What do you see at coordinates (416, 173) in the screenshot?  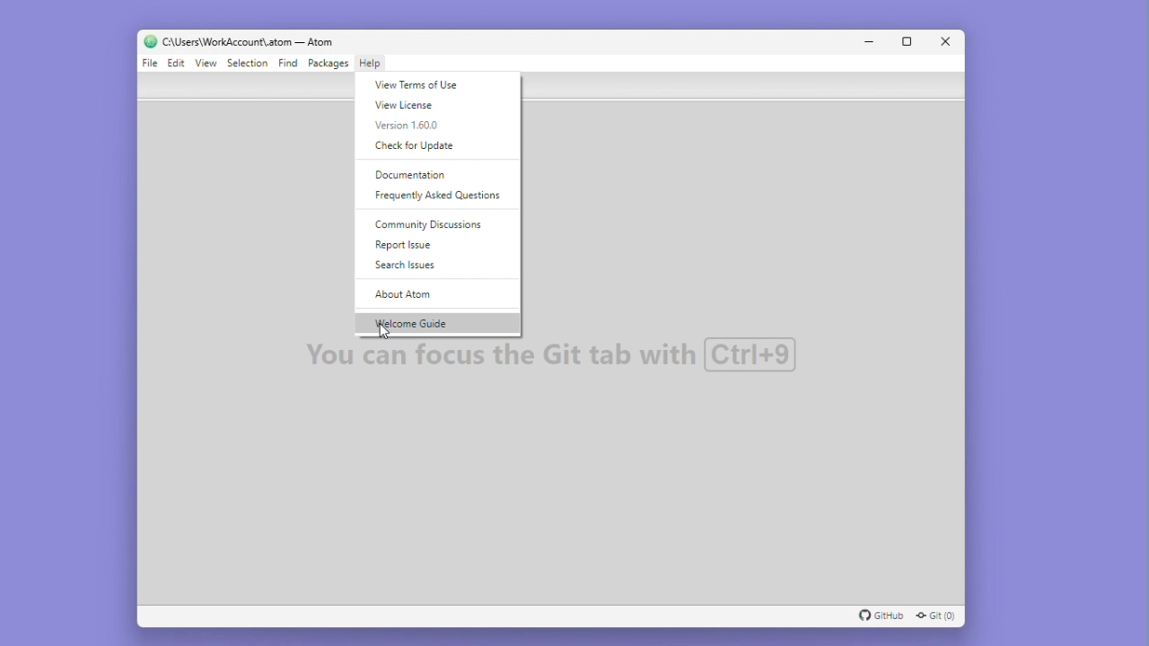 I see `Documentation` at bounding box center [416, 173].